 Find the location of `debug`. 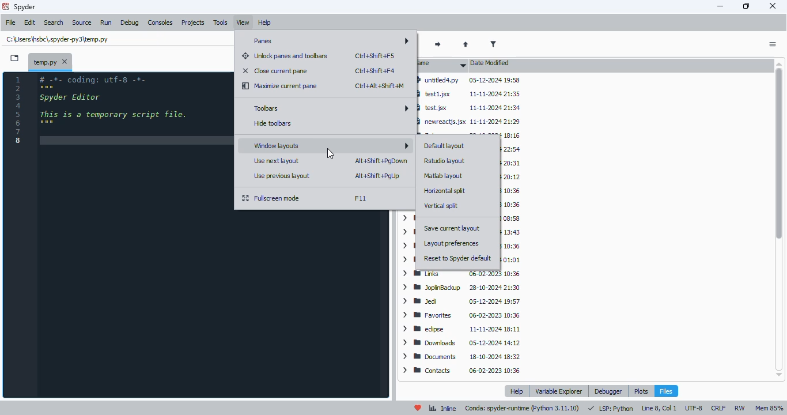

debug is located at coordinates (130, 23).